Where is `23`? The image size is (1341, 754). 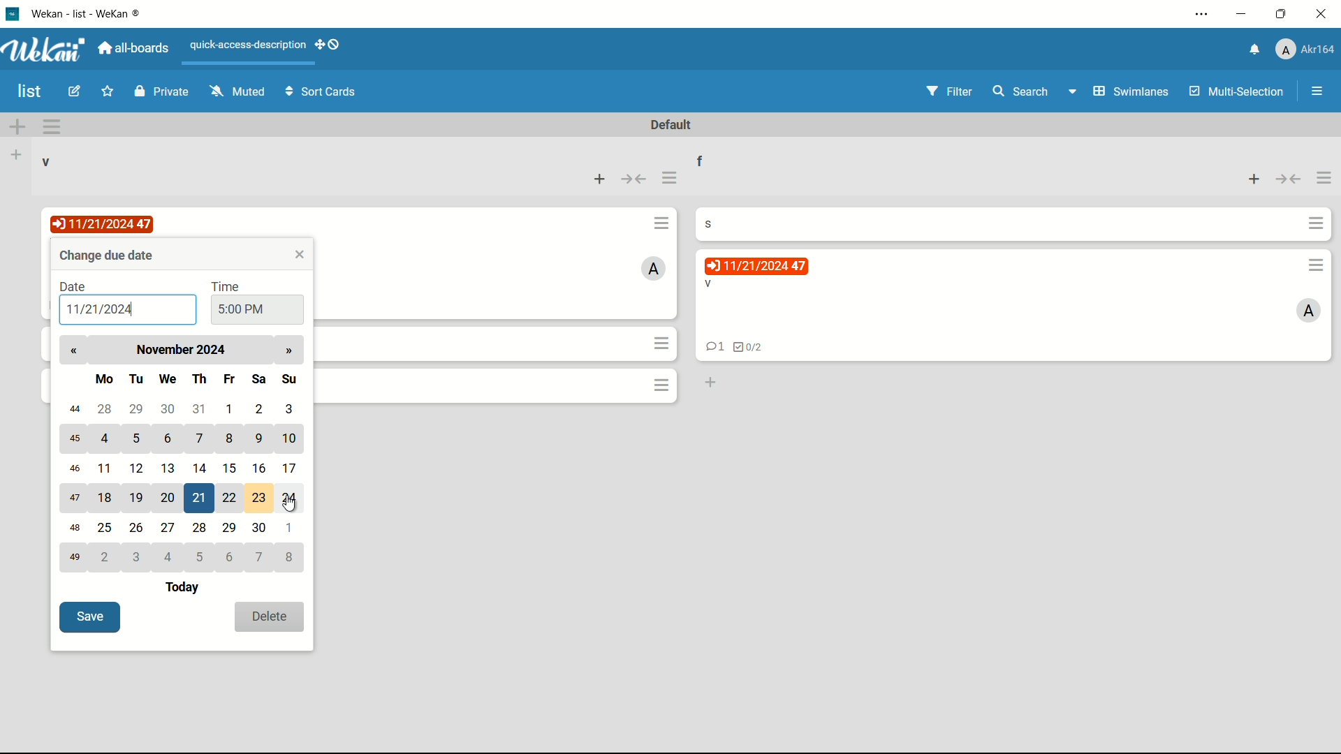
23 is located at coordinates (261, 498).